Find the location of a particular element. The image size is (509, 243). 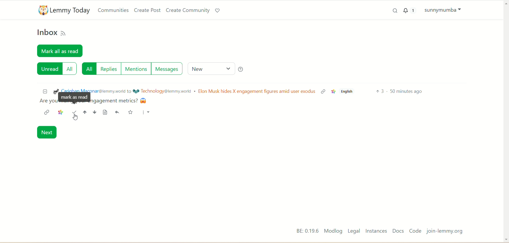

save is located at coordinates (133, 112).